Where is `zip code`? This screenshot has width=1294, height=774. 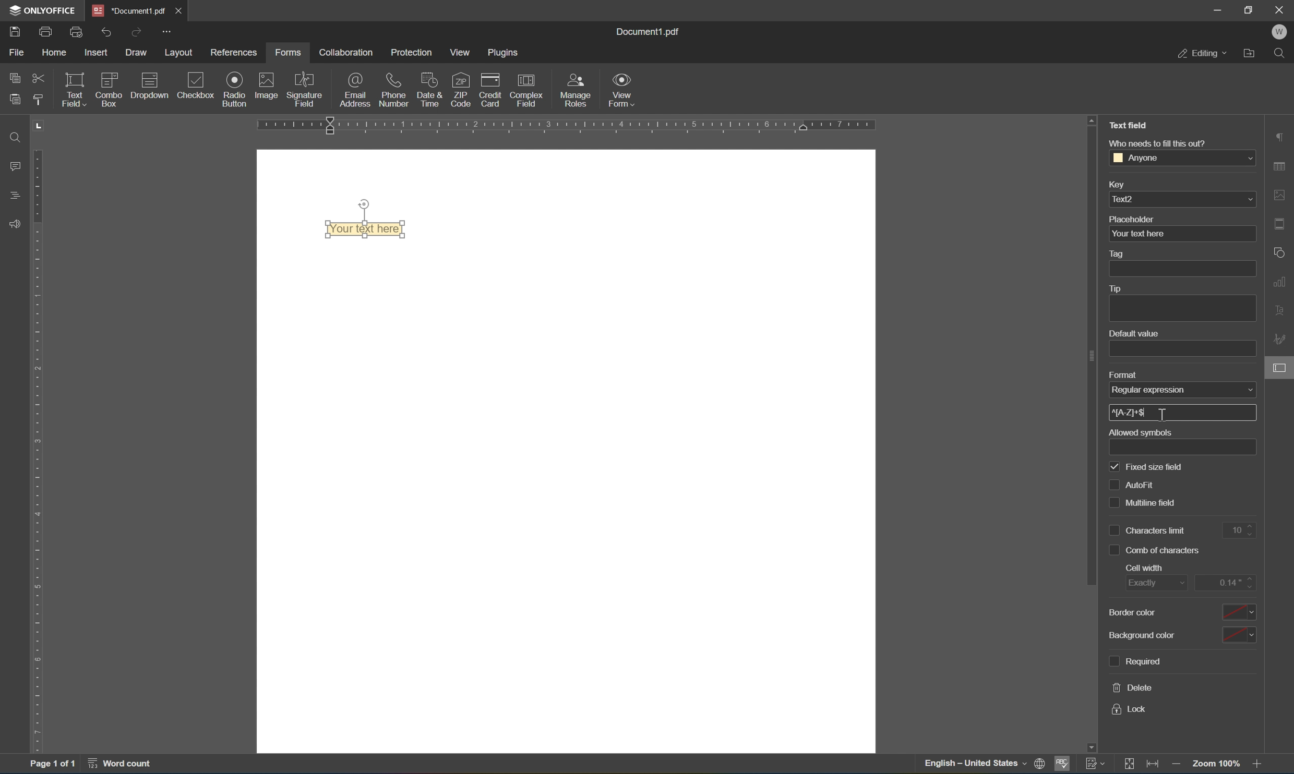 zip code is located at coordinates (460, 90).